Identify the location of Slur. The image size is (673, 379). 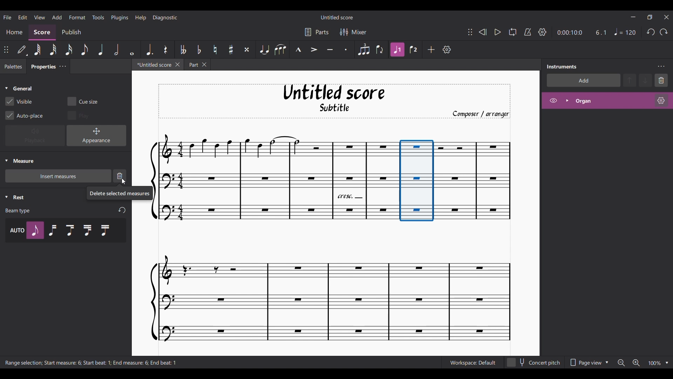
(280, 49).